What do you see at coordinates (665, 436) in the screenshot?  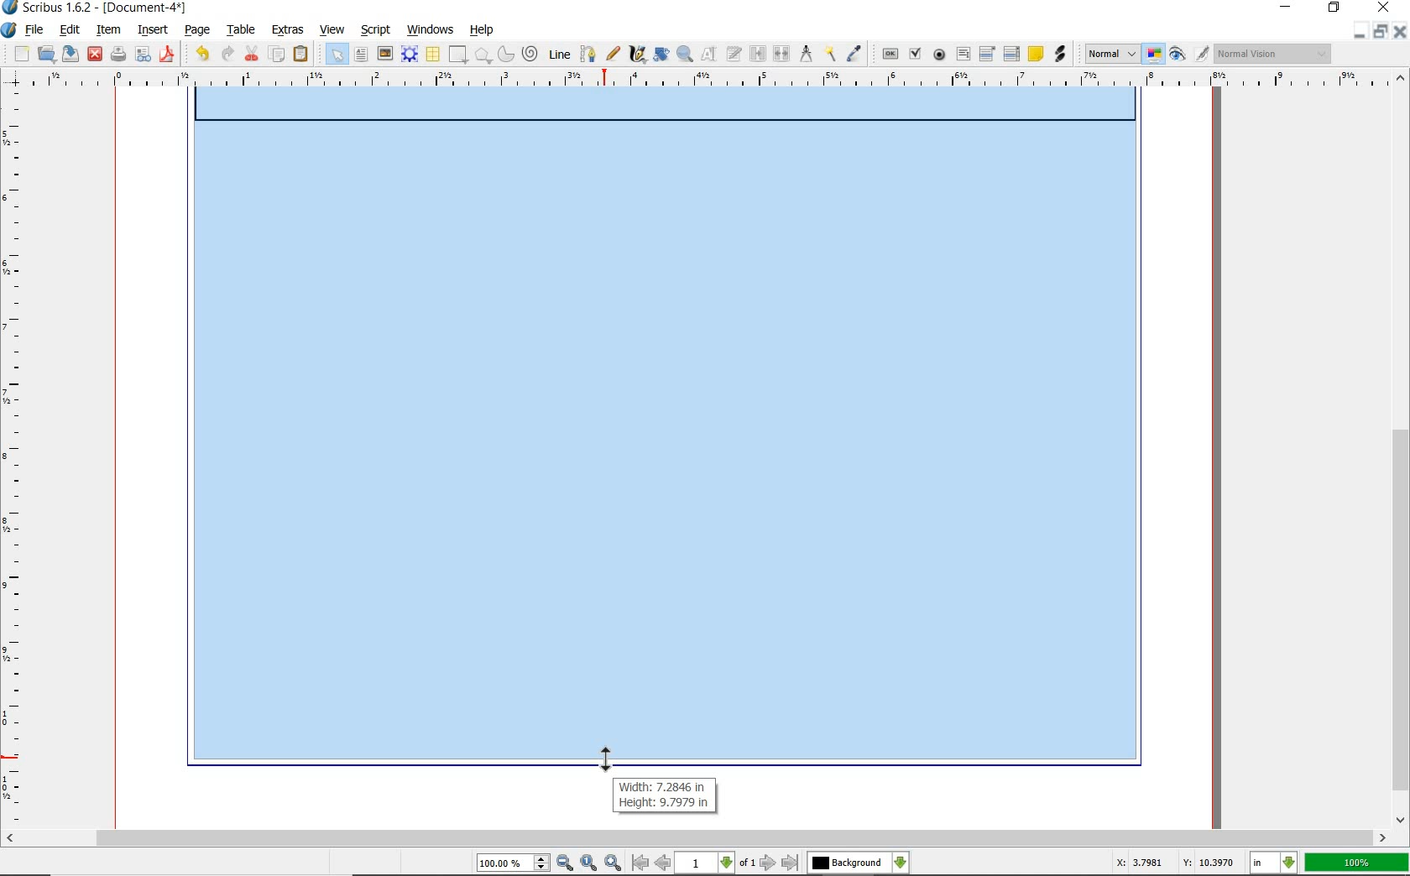 I see `expanding rectangle` at bounding box center [665, 436].